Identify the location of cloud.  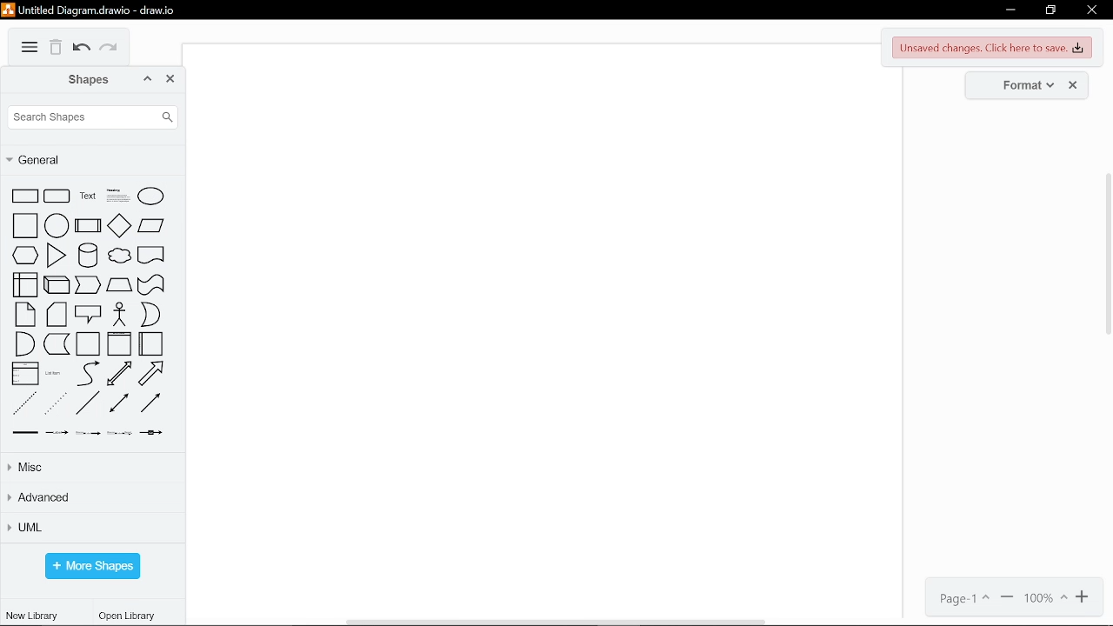
(119, 257).